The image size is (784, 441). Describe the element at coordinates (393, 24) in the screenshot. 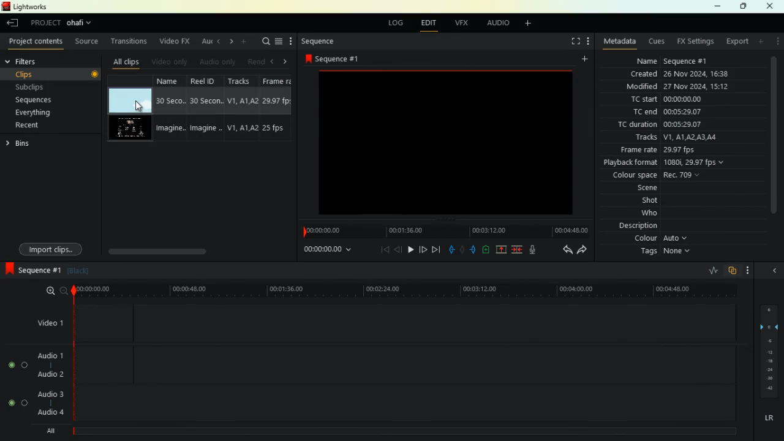

I see `log` at that location.